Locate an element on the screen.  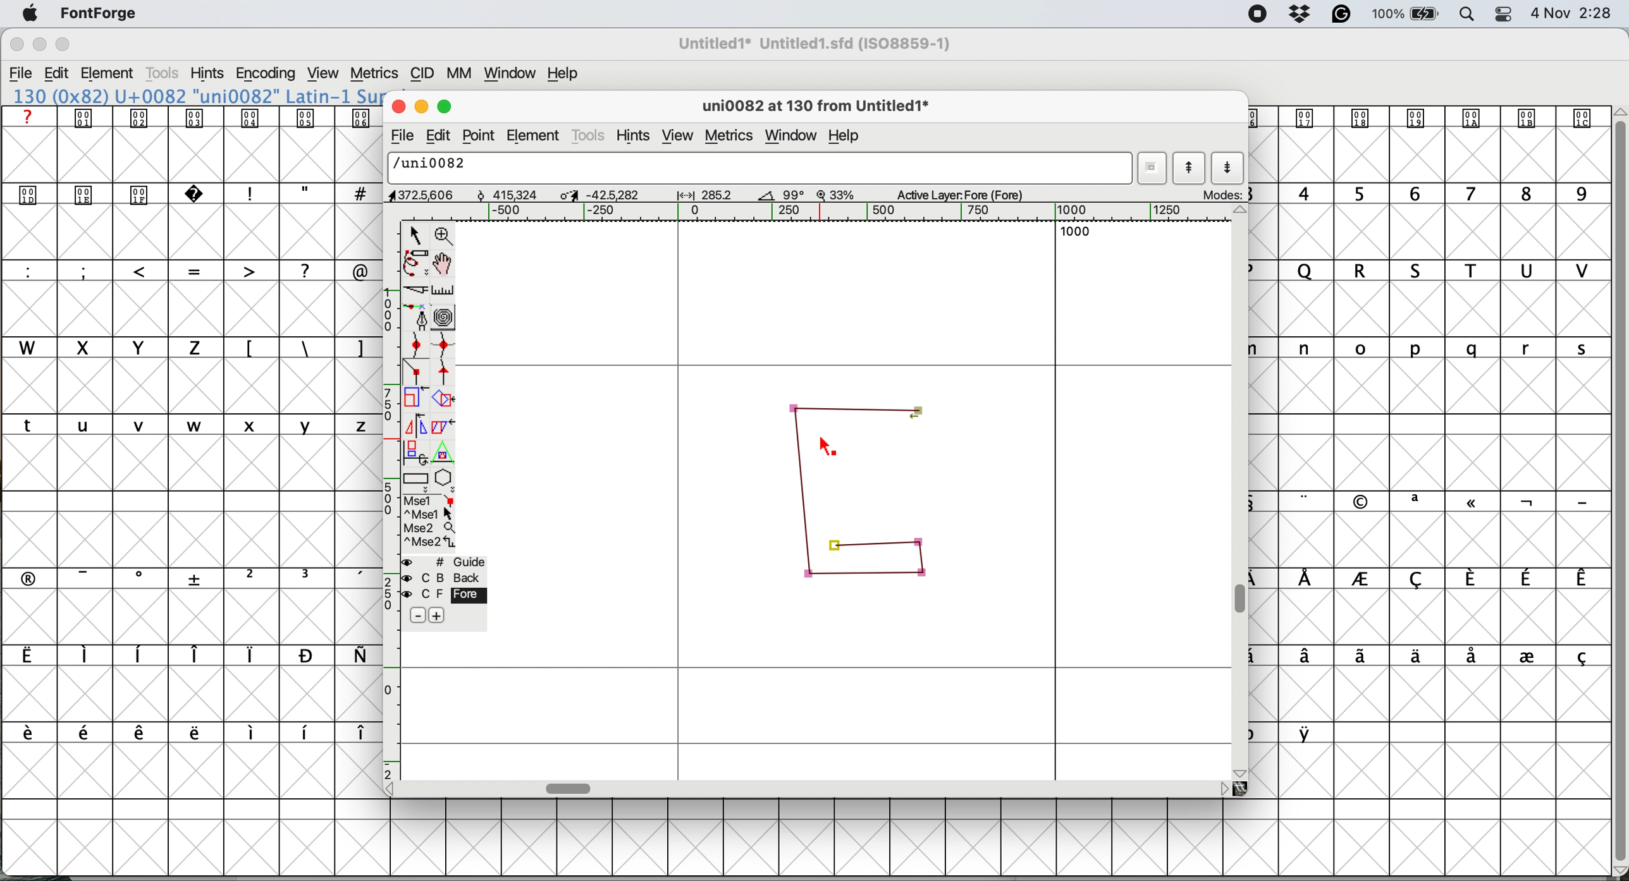
help is located at coordinates (847, 138).